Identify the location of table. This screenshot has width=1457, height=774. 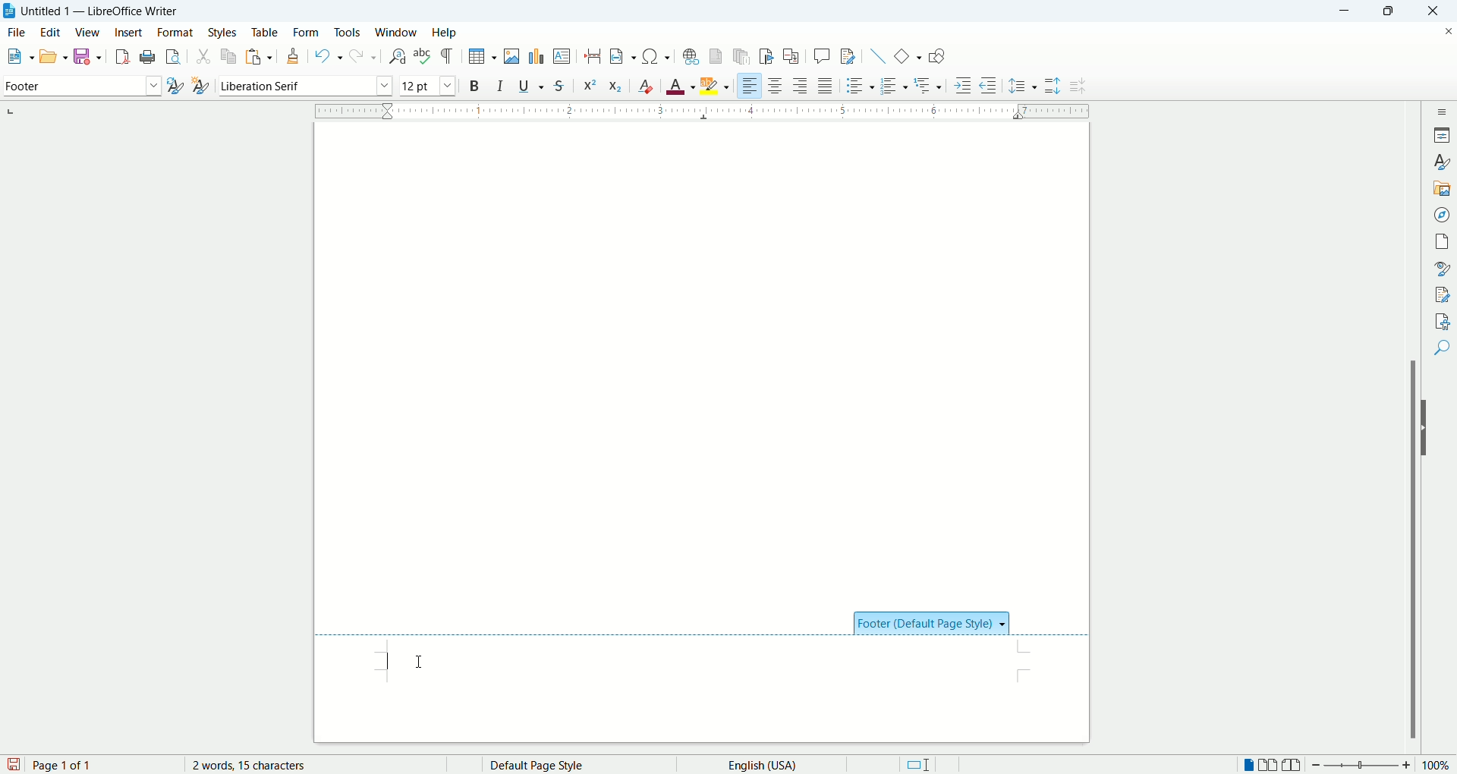
(265, 30).